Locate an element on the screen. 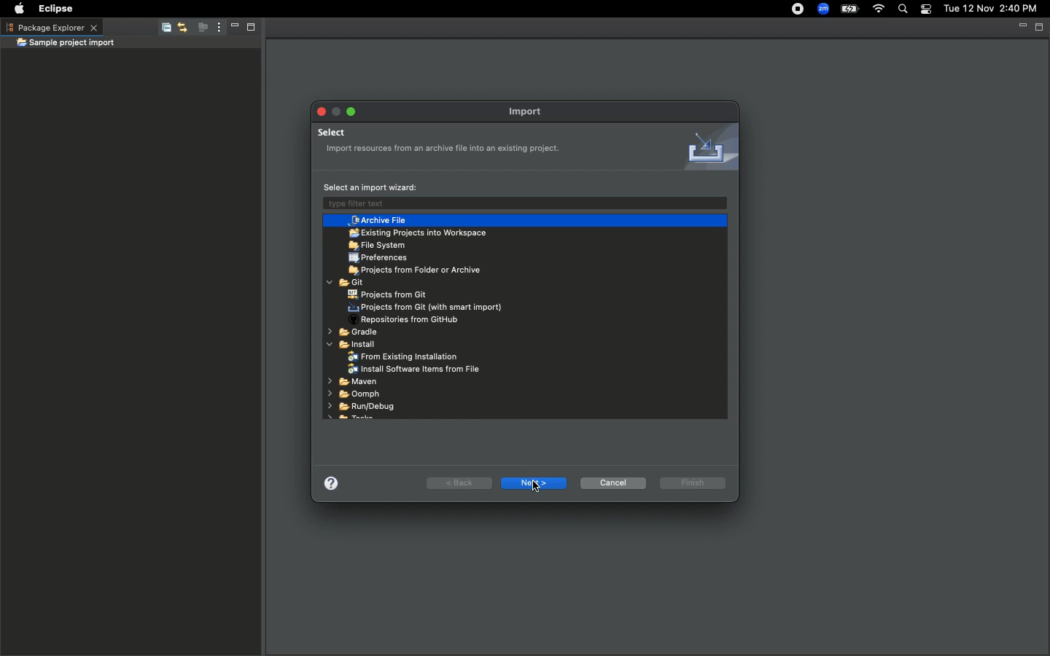  Control centre is located at coordinates (925, 9).